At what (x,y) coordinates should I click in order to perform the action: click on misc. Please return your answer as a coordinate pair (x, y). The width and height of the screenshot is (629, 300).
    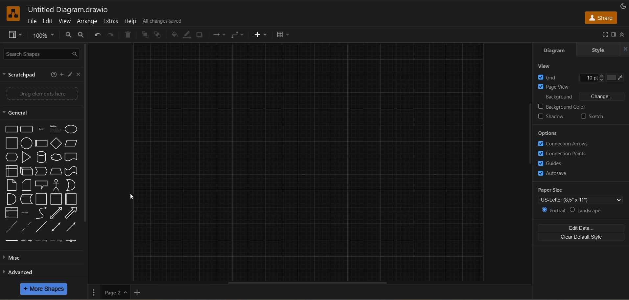
    Looking at the image, I should click on (16, 259).